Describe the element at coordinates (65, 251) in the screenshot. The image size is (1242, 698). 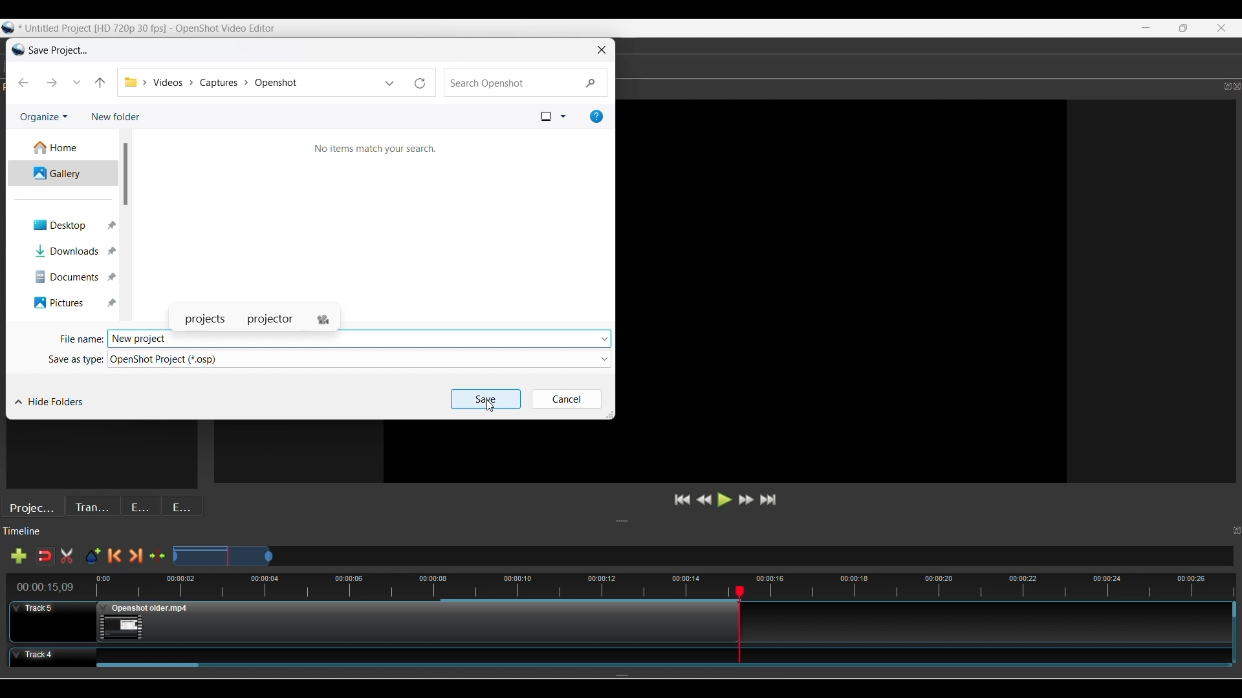
I see `Downloads` at that location.